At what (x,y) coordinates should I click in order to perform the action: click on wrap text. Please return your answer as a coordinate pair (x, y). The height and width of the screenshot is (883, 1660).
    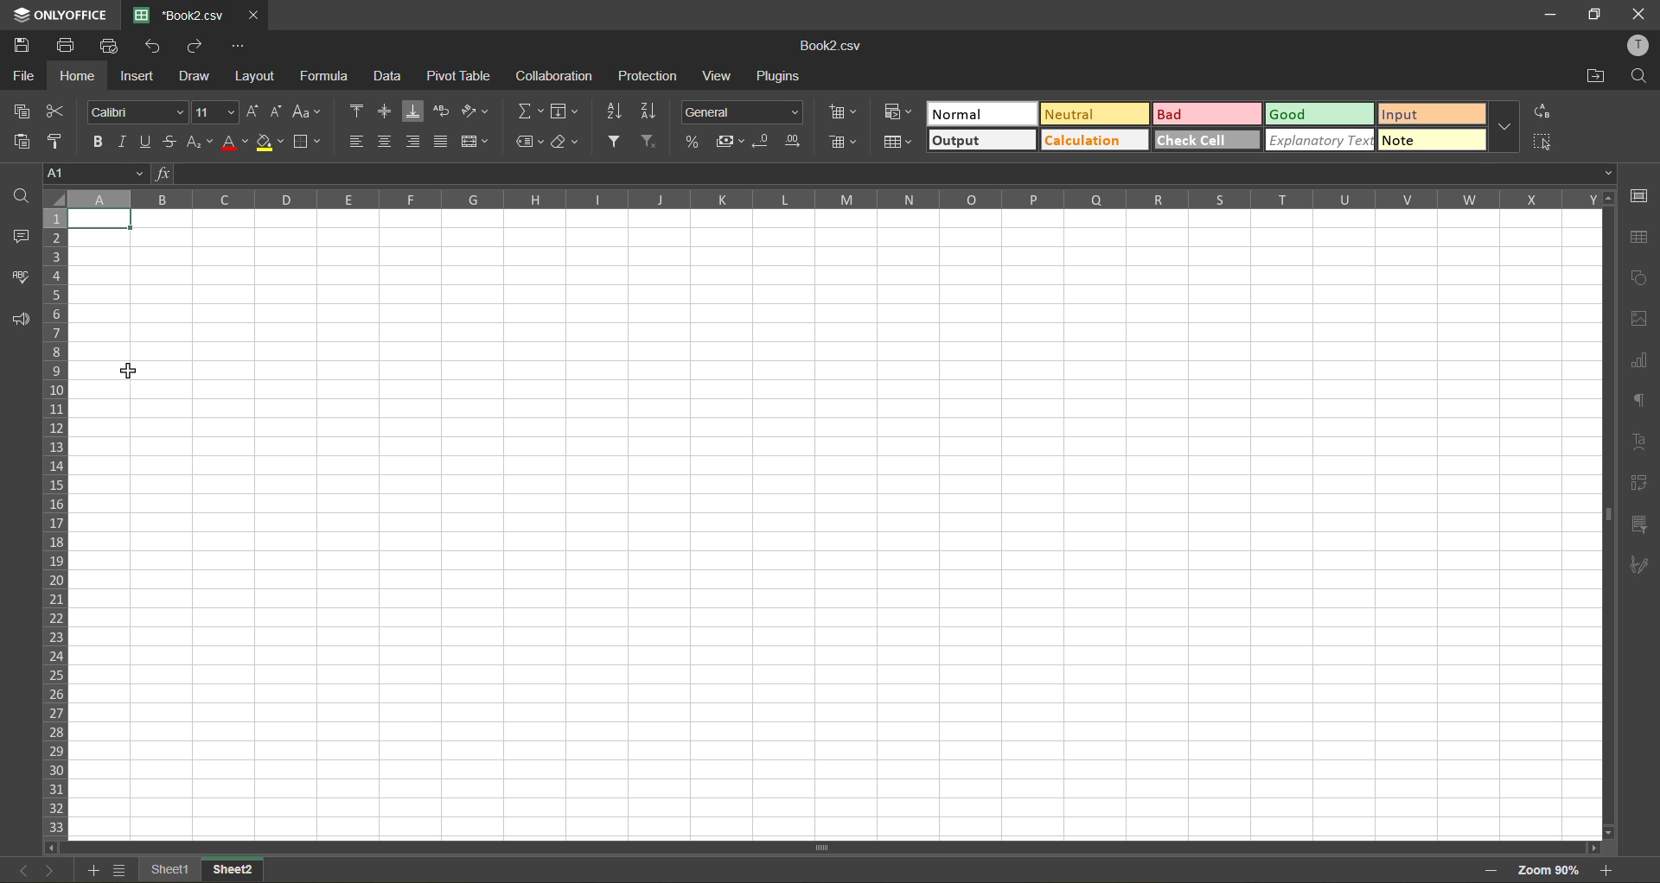
    Looking at the image, I should click on (441, 111).